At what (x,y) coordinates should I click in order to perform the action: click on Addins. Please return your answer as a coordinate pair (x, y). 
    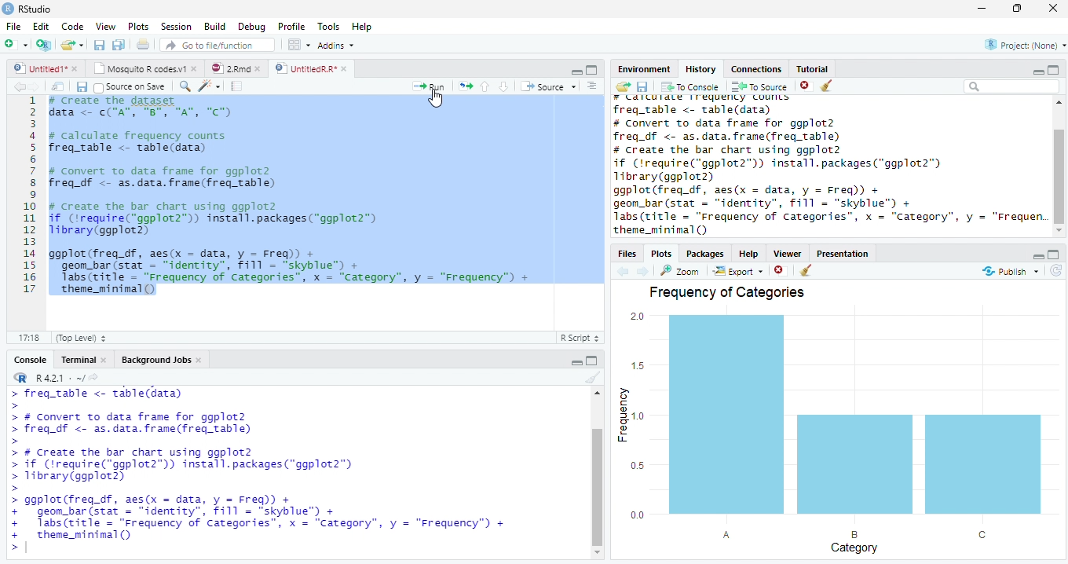
    Looking at the image, I should click on (338, 46).